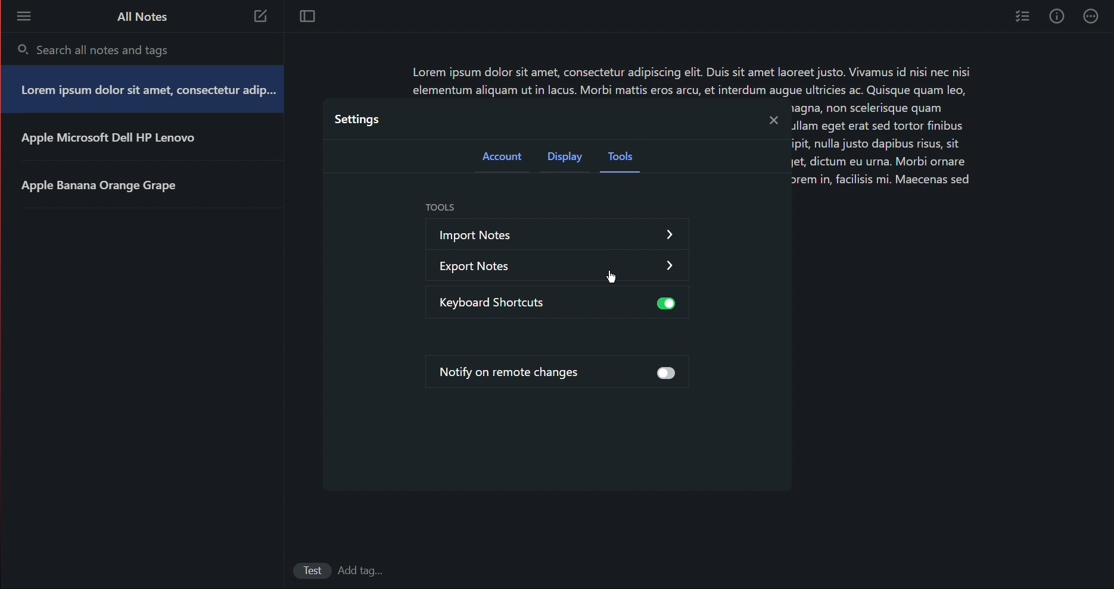 The height and width of the screenshot is (589, 1114). Describe the element at coordinates (309, 18) in the screenshot. I see `Focus Mode` at that location.